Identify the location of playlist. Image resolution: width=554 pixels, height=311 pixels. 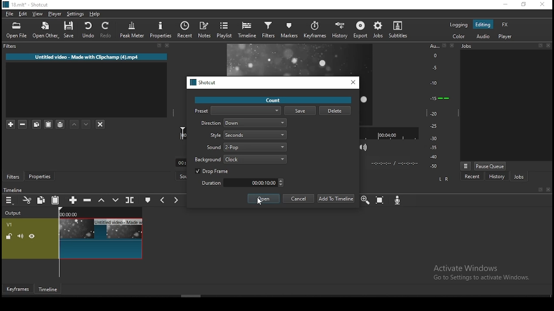
(225, 30).